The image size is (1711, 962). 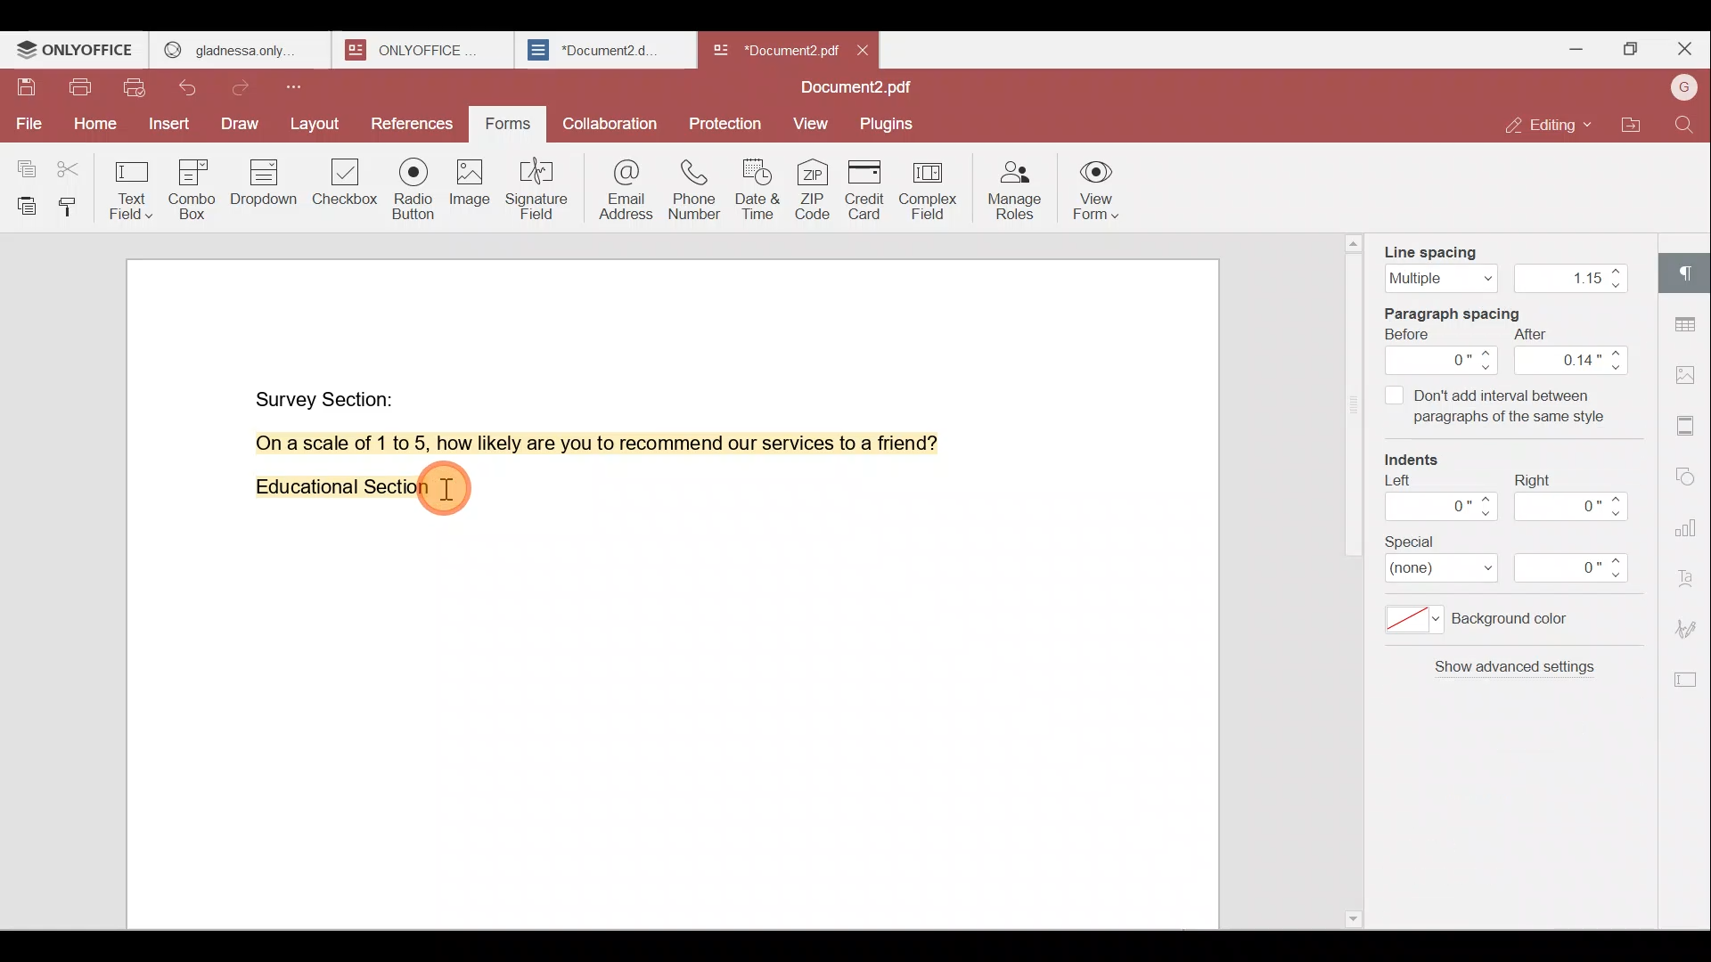 I want to click on Educational Section, so click(x=335, y=491).